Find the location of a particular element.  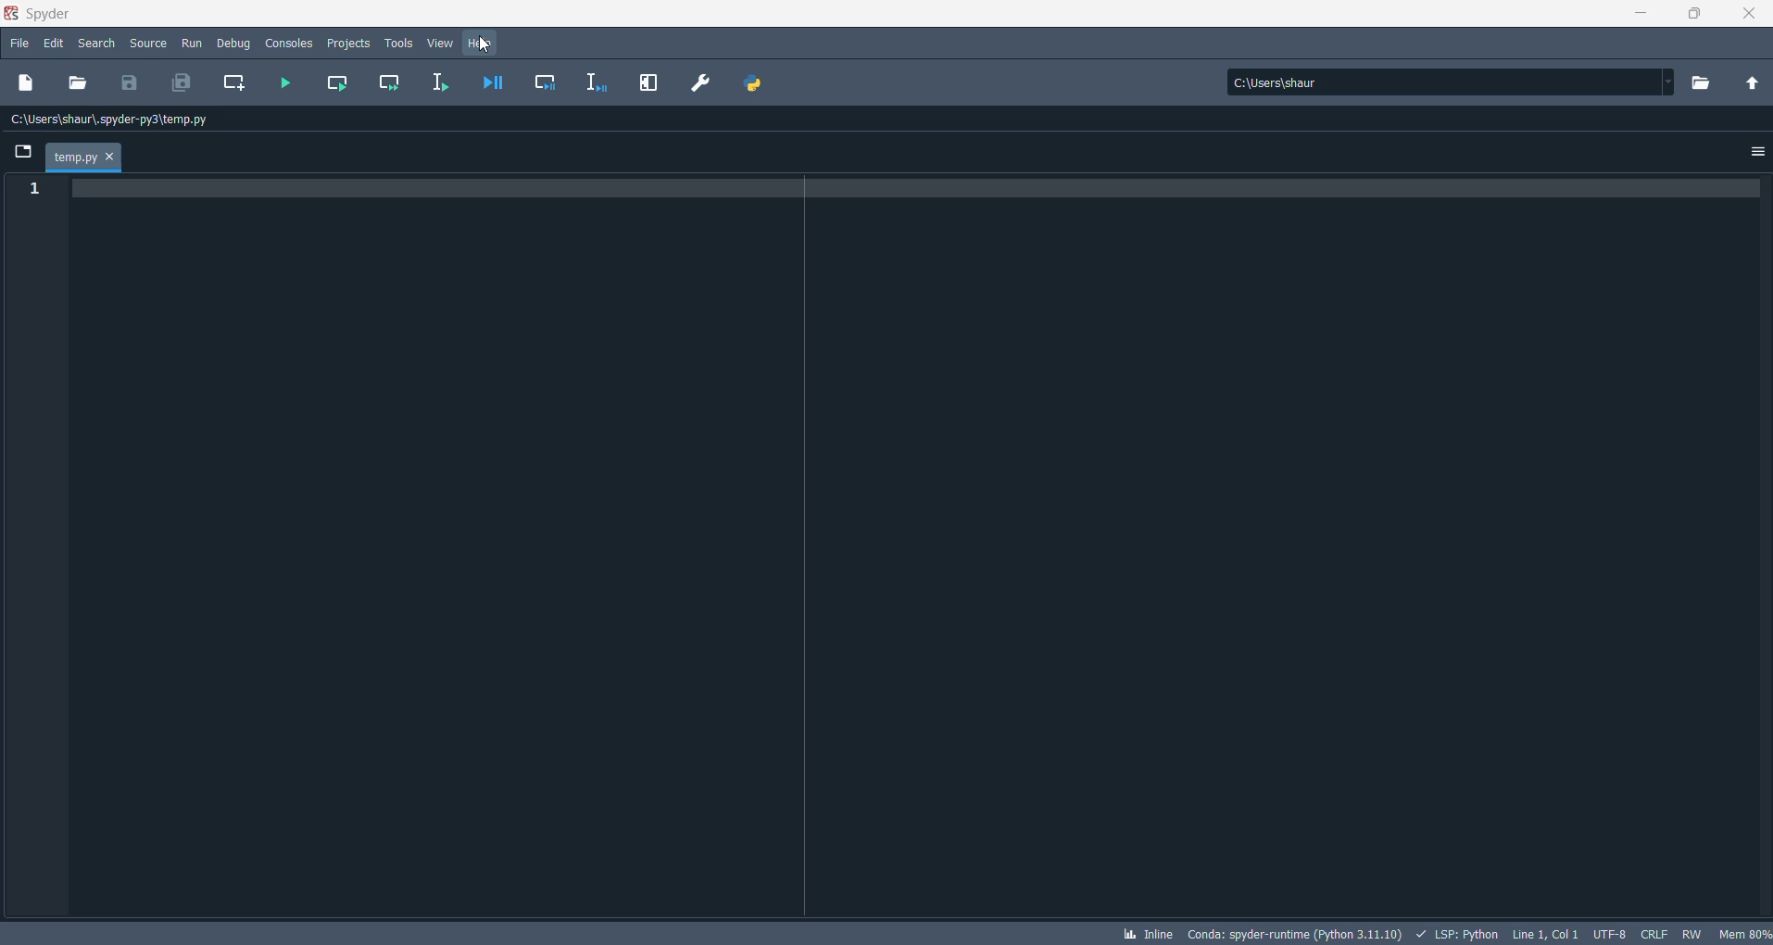

CHARSET is located at coordinates (1608, 932).